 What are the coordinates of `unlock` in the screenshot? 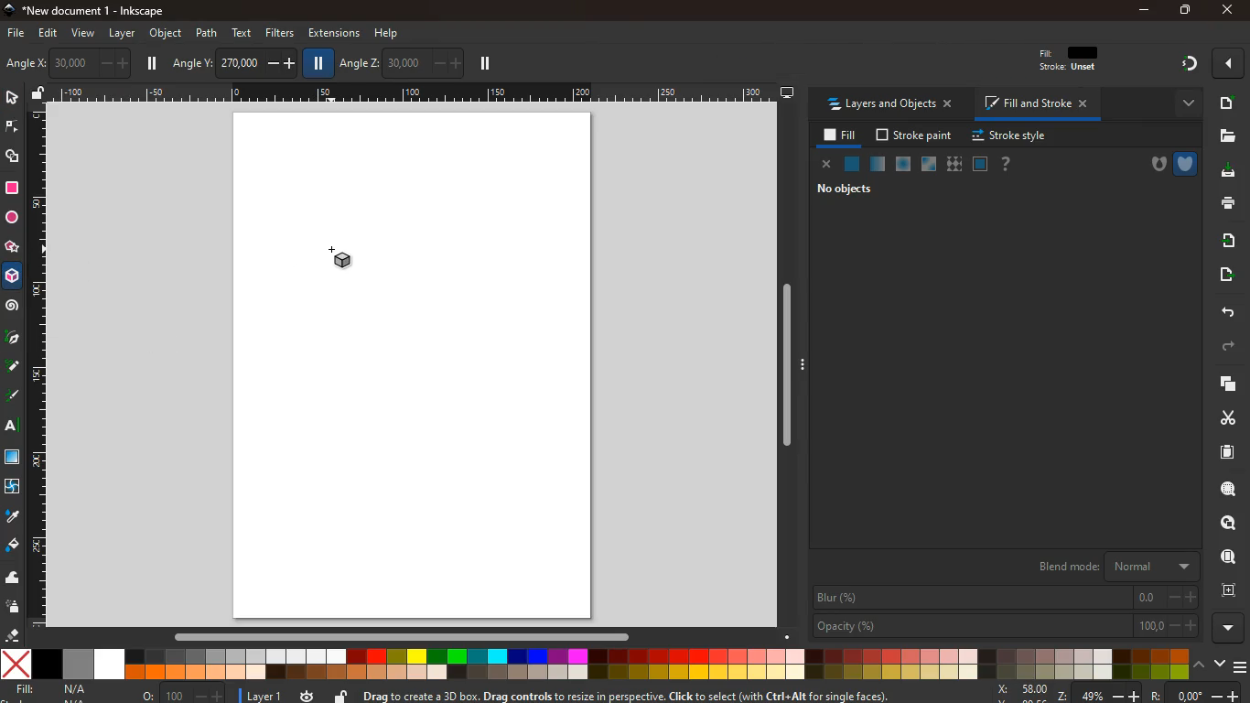 It's located at (38, 94).